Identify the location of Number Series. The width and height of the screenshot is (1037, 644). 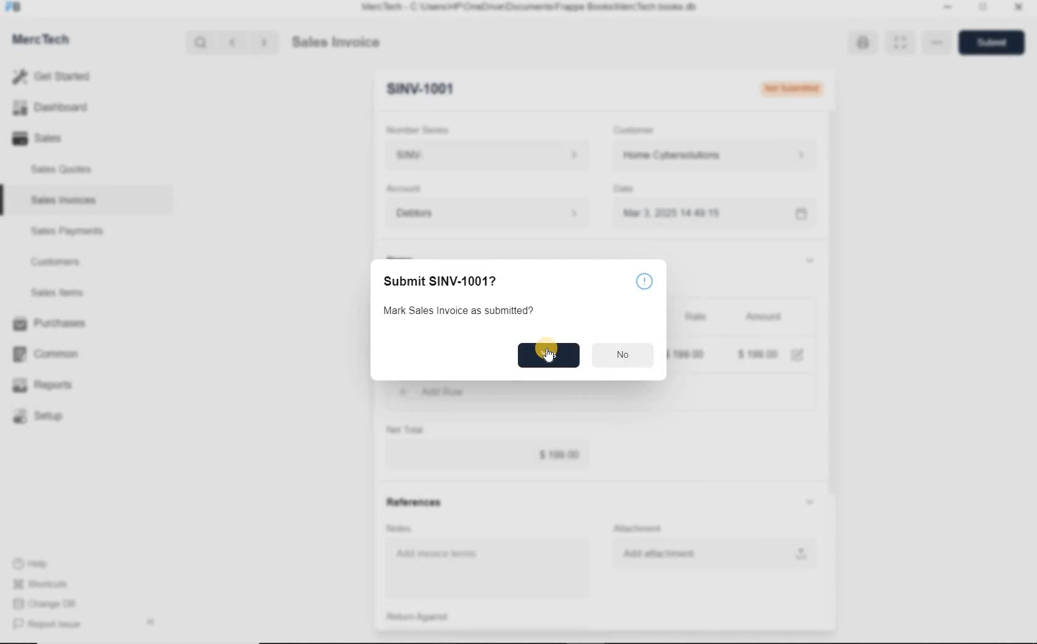
(422, 130).